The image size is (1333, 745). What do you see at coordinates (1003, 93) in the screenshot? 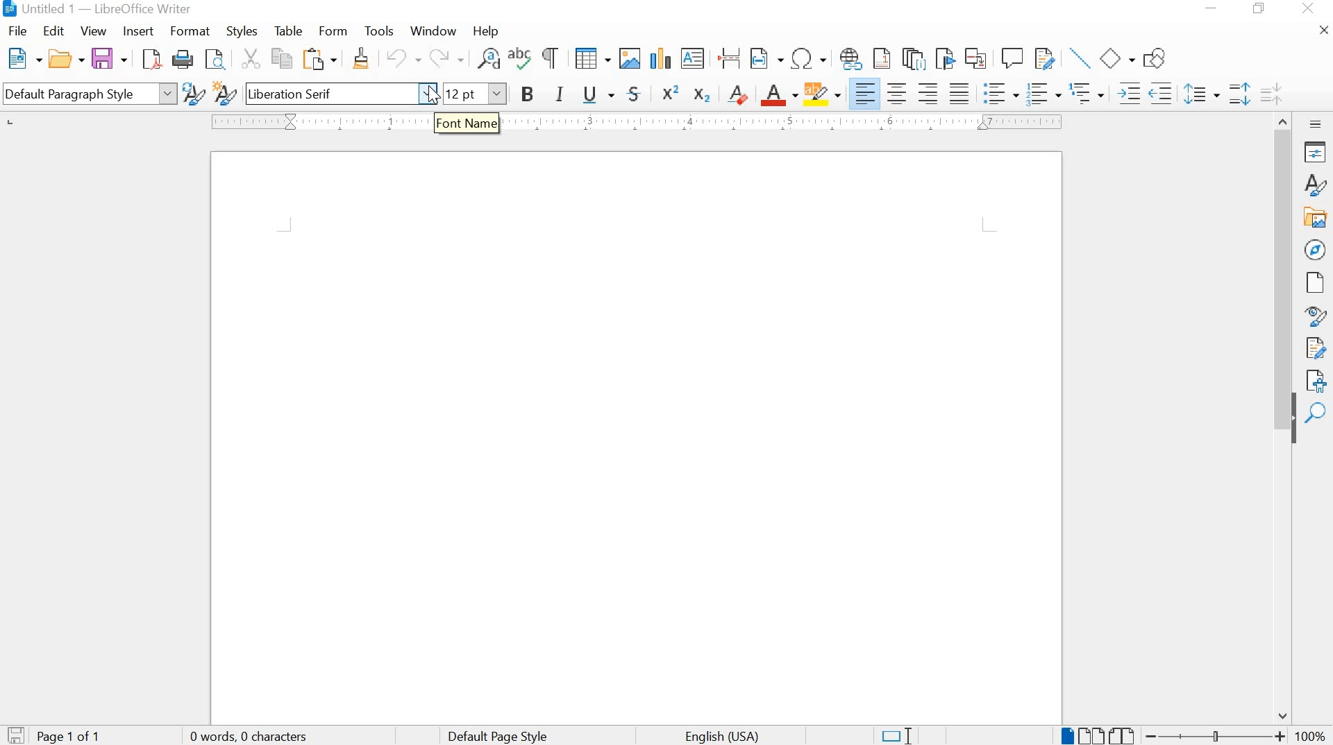
I see `TOGGLE UNORDERED LIST` at bounding box center [1003, 93].